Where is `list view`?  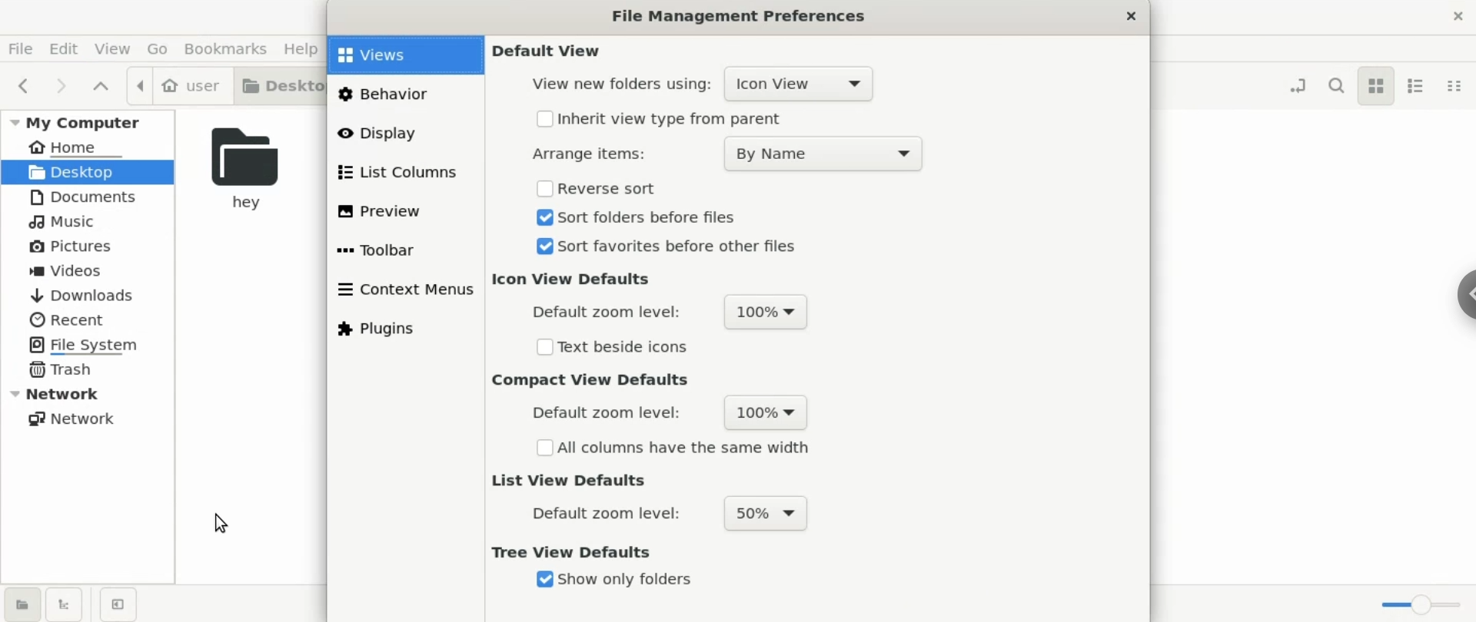 list view is located at coordinates (1418, 85).